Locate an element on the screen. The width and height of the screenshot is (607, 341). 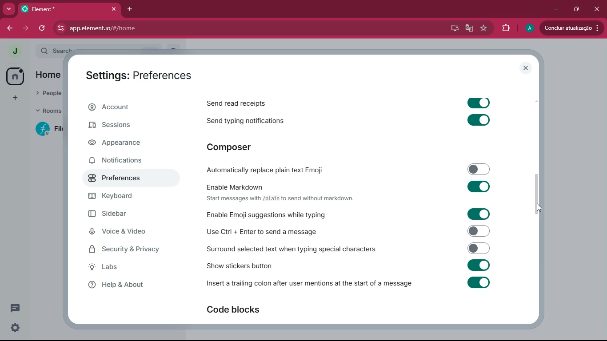
add is located at coordinates (14, 98).